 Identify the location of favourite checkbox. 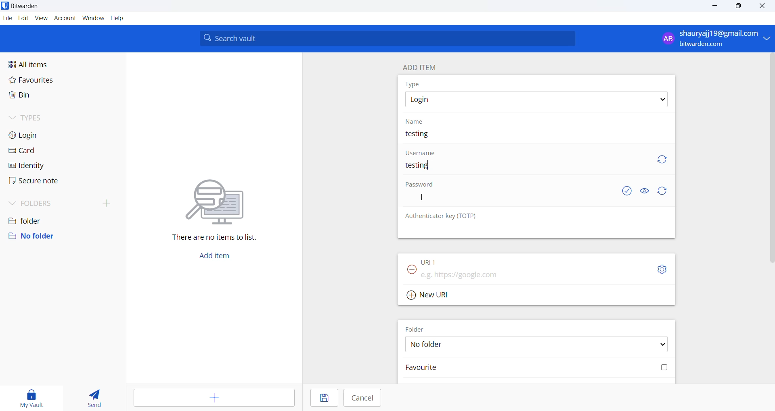
(538, 367).